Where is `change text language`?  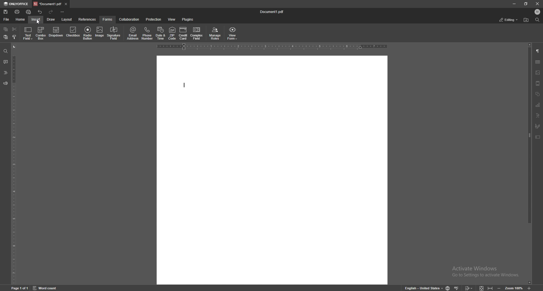 change text language is located at coordinates (423, 288).